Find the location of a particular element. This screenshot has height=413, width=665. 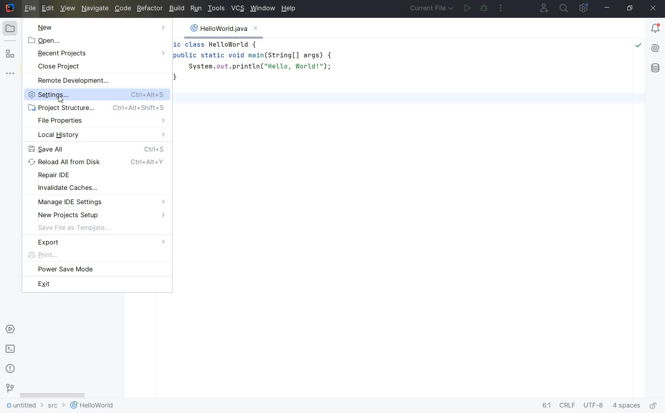

project is located at coordinates (13, 28).